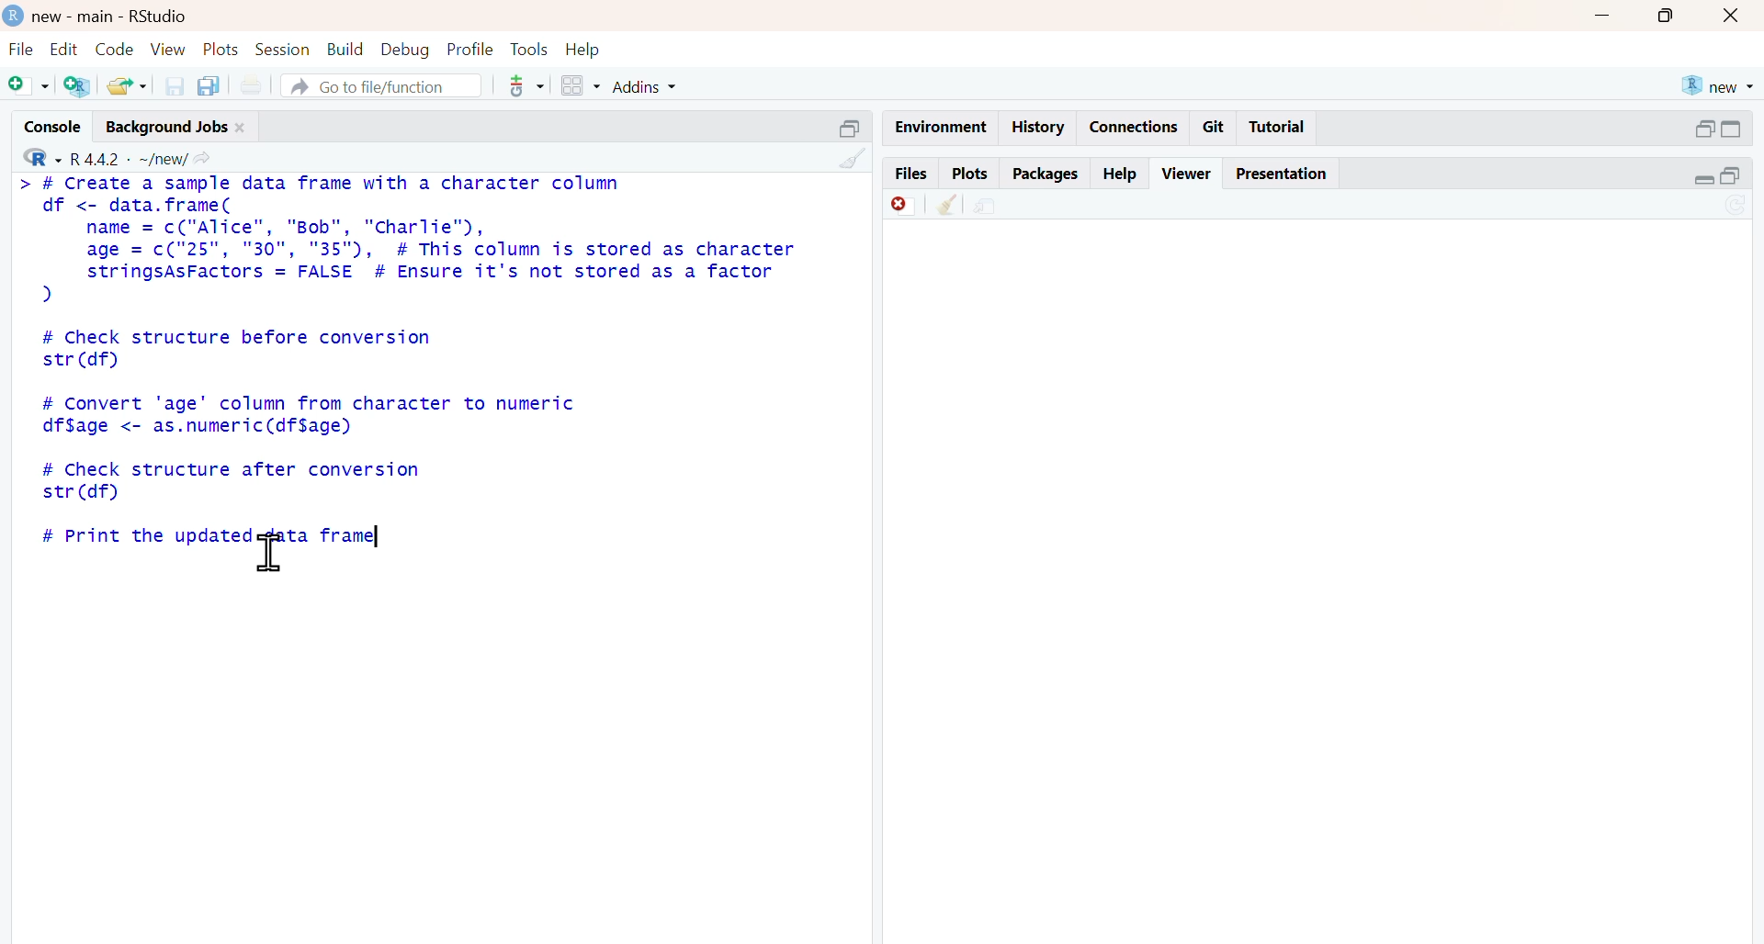  Describe the element at coordinates (346, 50) in the screenshot. I see `build` at that location.